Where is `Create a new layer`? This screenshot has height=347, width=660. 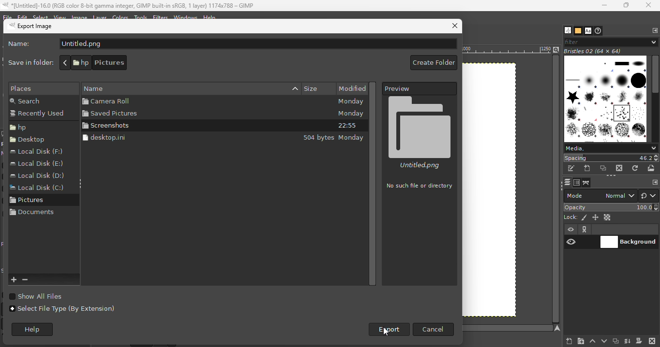
Create a new layer is located at coordinates (564, 341).